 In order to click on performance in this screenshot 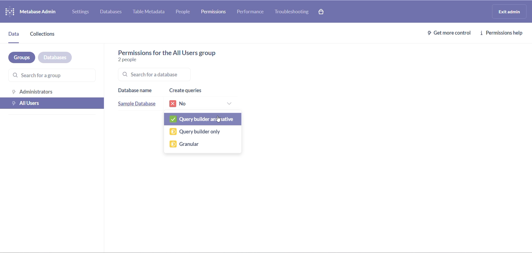, I will do `click(251, 11)`.